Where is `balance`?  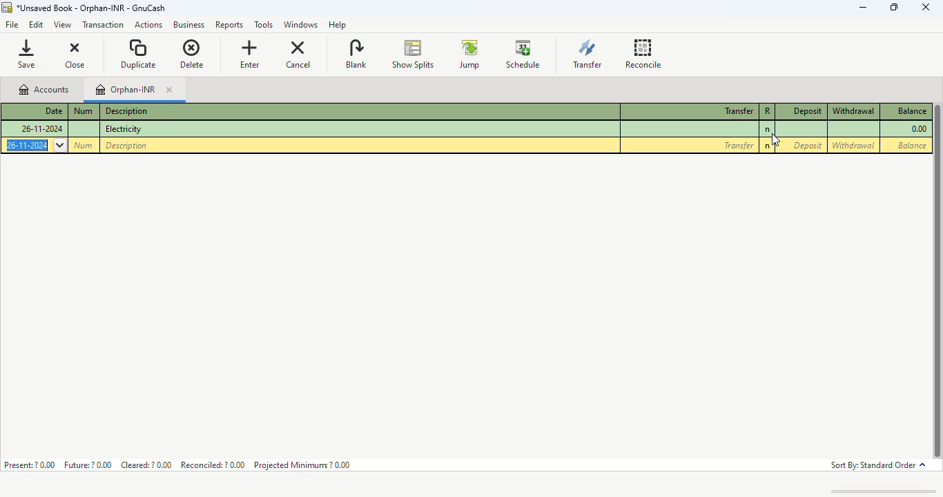 balance is located at coordinates (909, 146).